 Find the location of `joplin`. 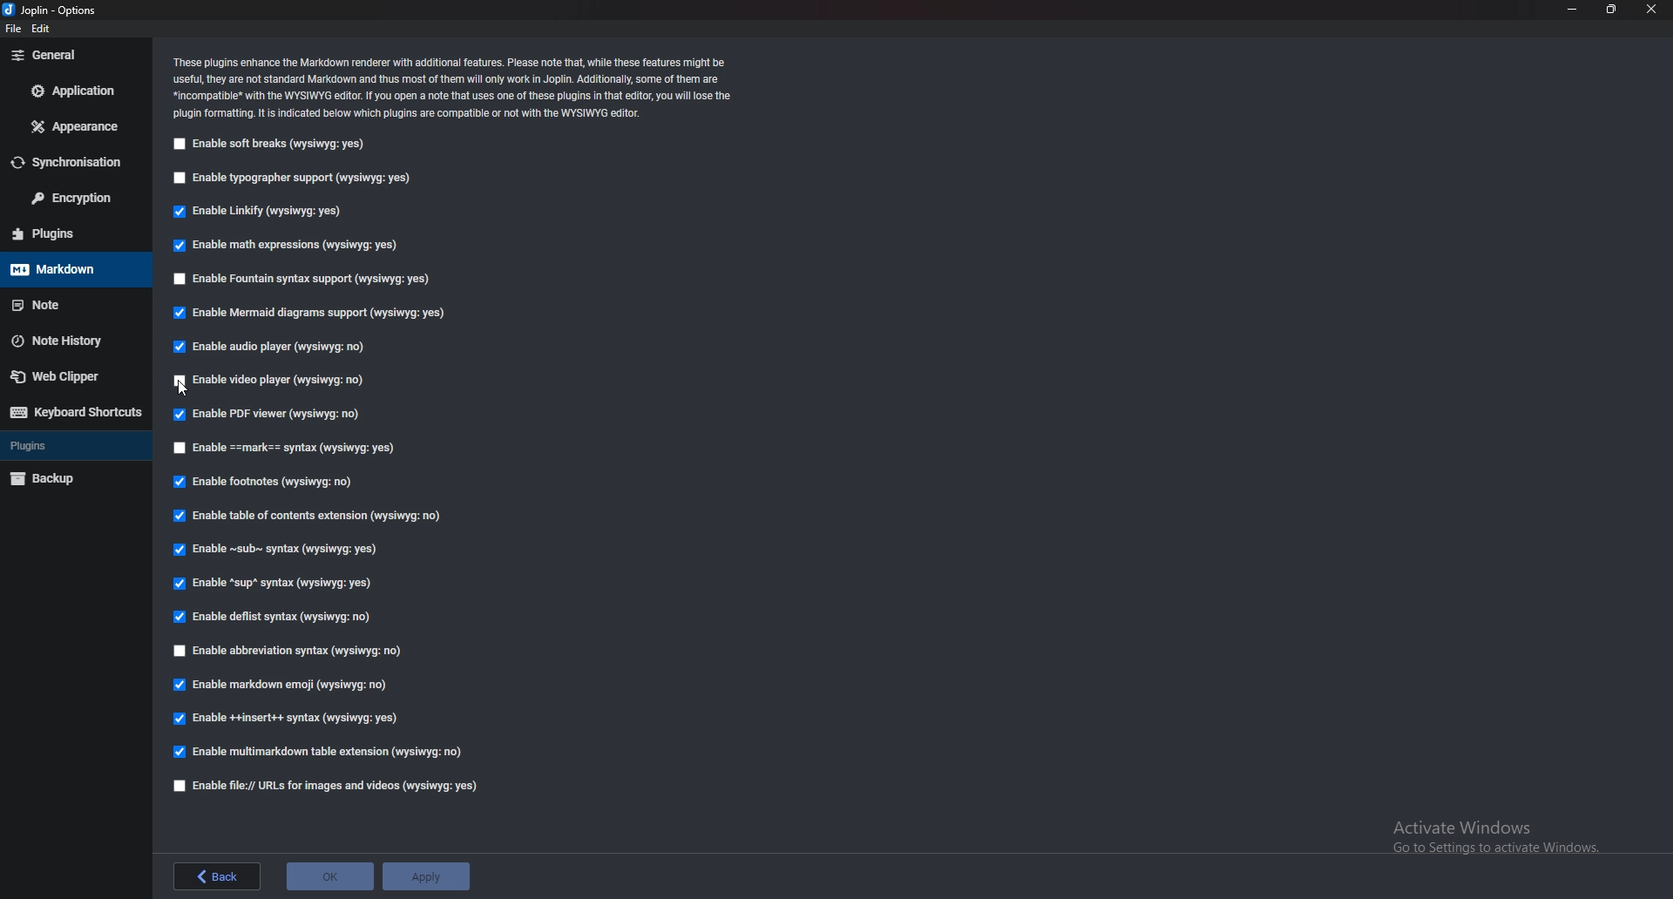

joplin is located at coordinates (54, 10).